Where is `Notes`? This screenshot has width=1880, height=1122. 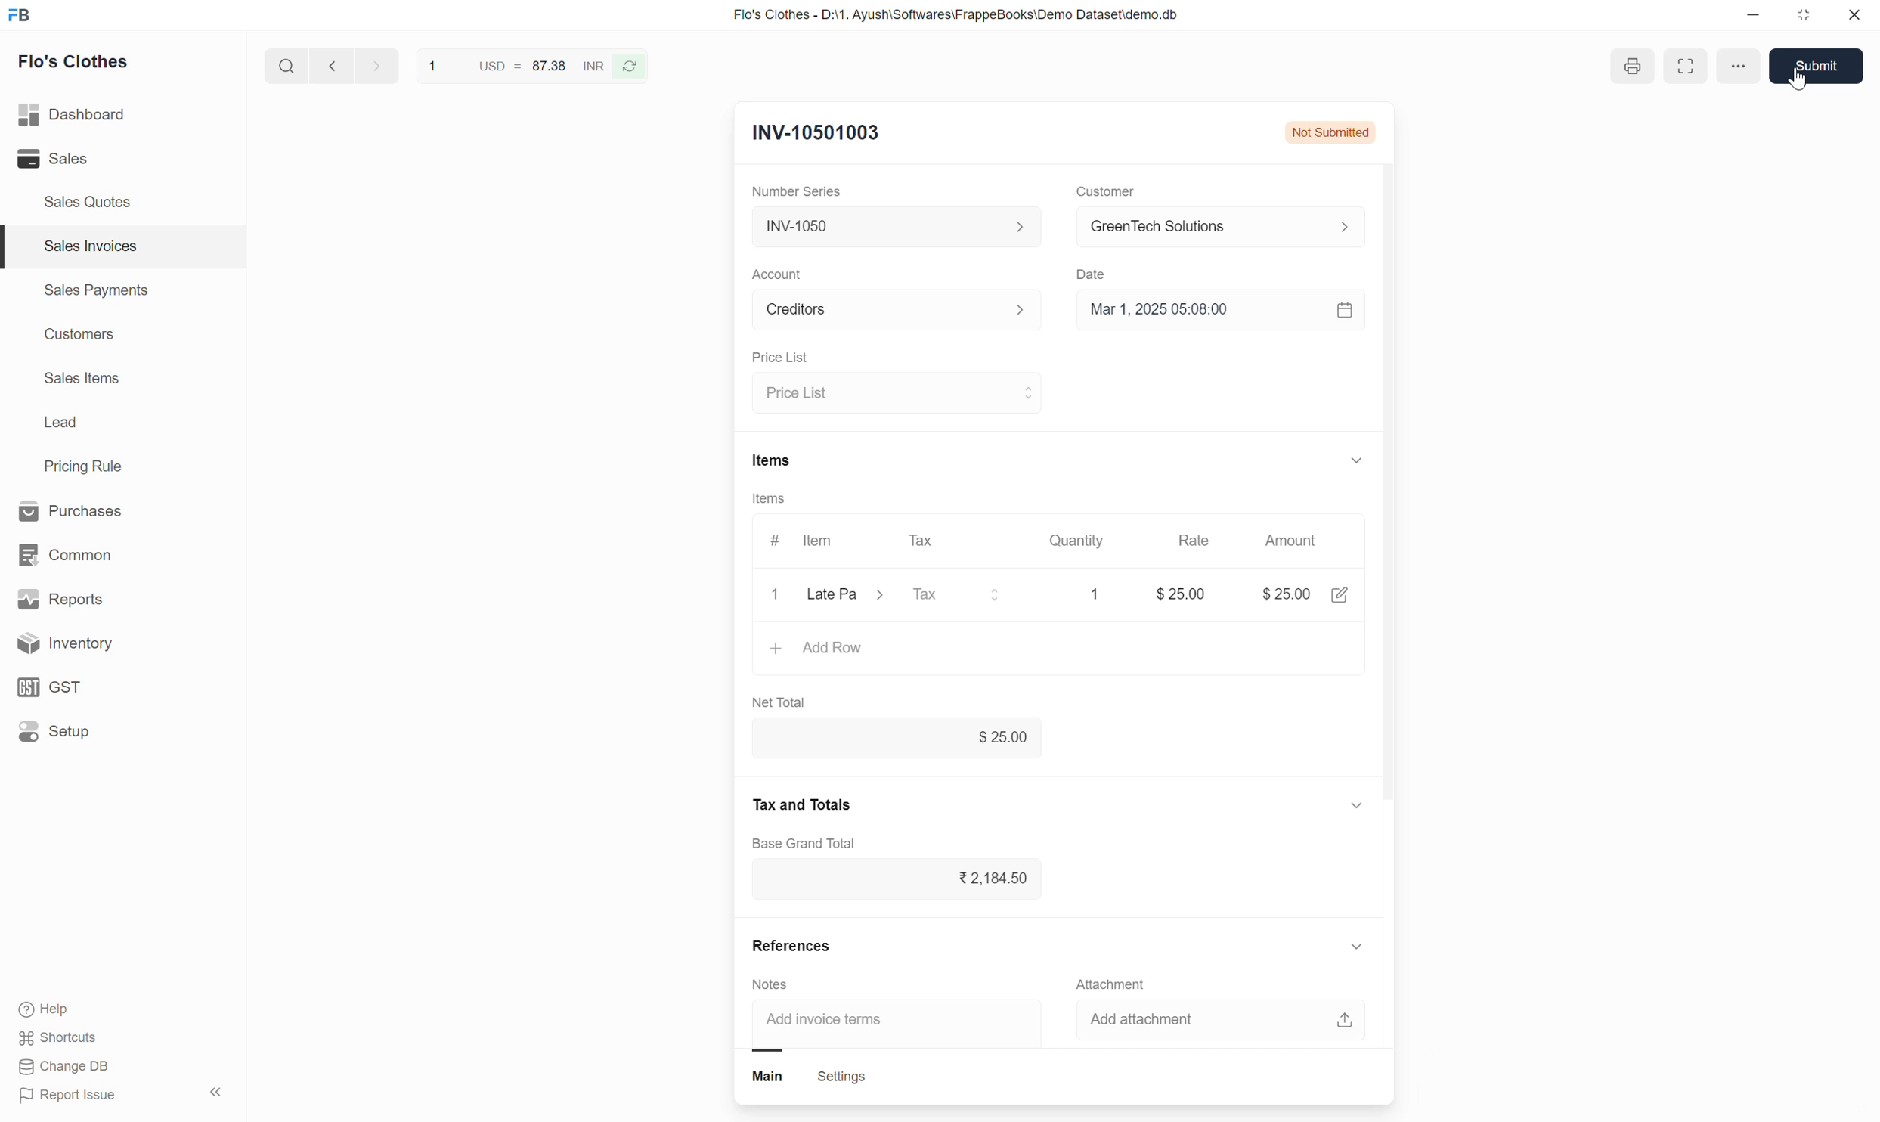 Notes is located at coordinates (776, 978).